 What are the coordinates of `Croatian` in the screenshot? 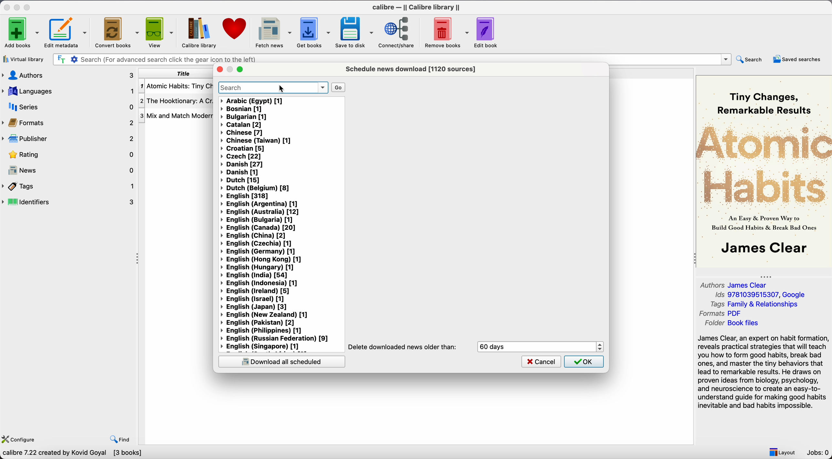 It's located at (243, 148).